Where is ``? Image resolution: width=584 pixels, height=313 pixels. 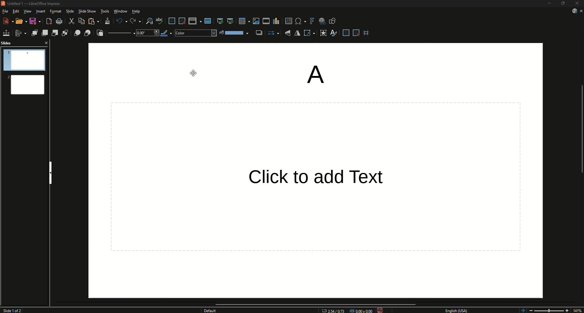
 is located at coordinates (308, 174).